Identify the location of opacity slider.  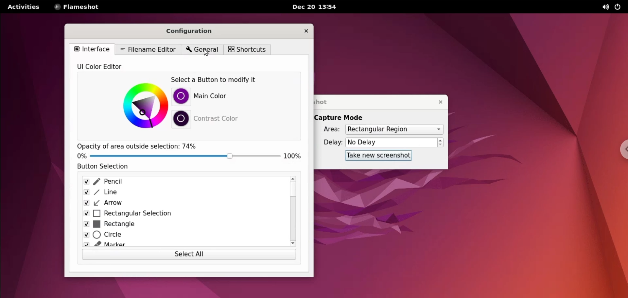
(185, 157).